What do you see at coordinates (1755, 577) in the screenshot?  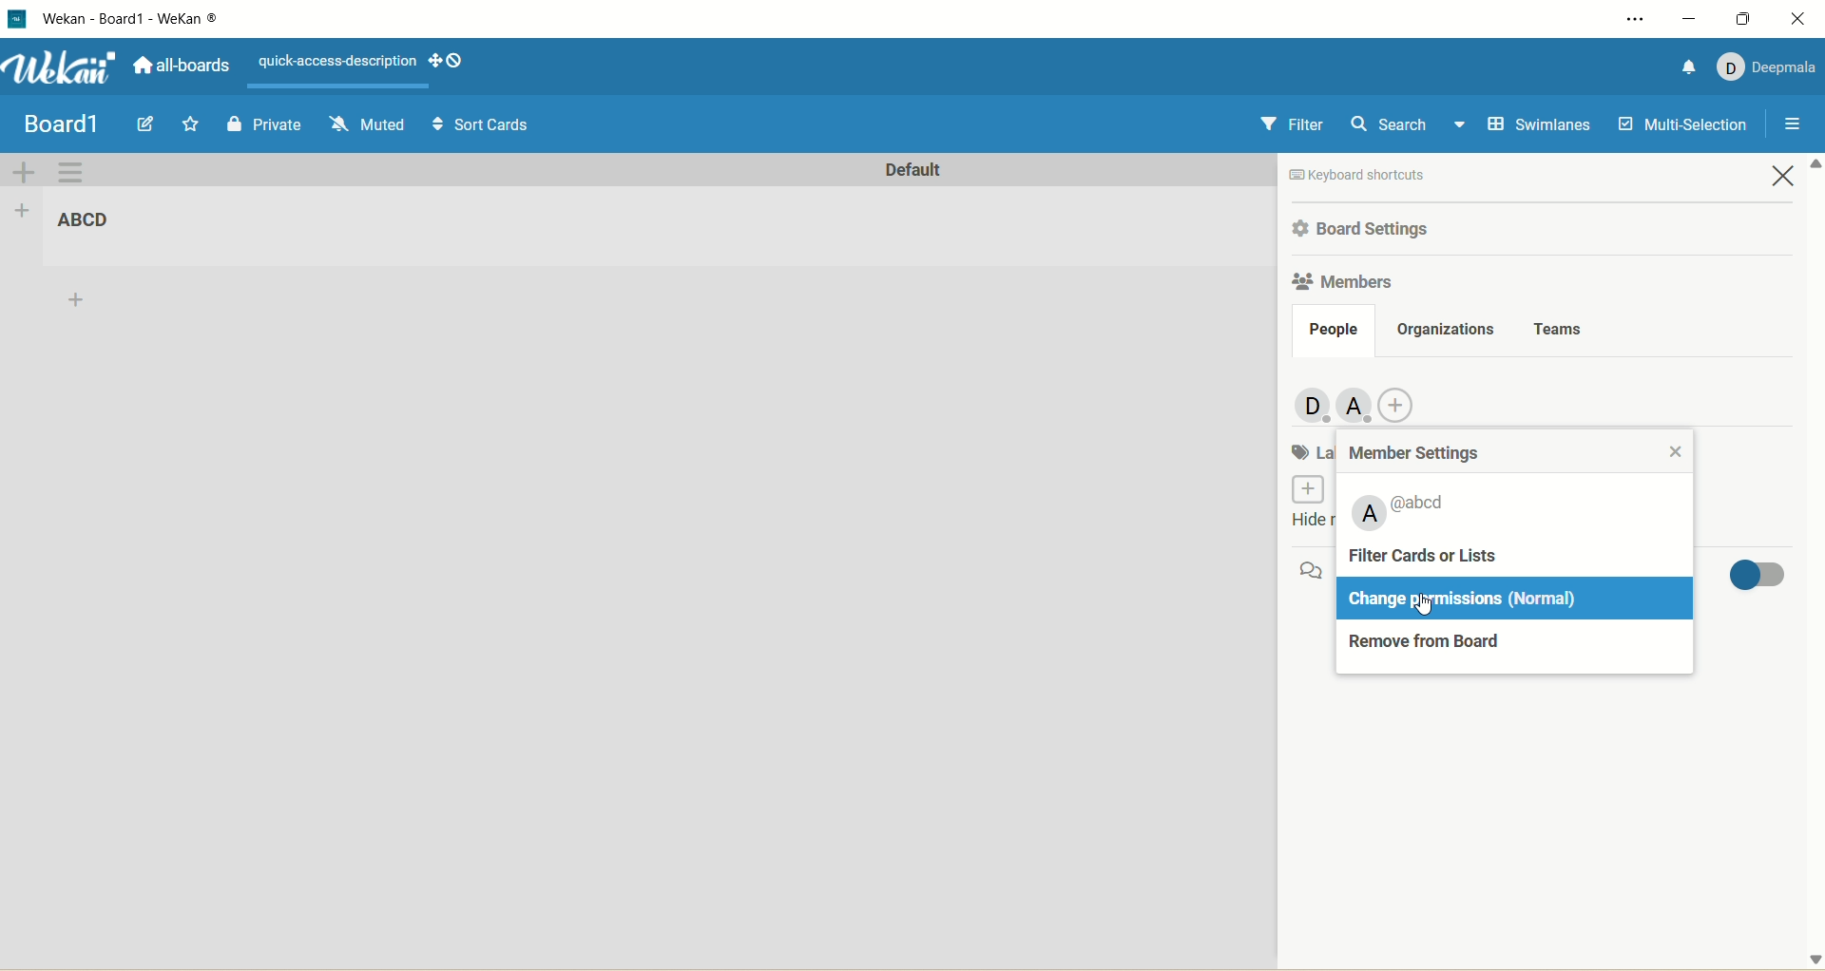 I see `toggle` at bounding box center [1755, 577].